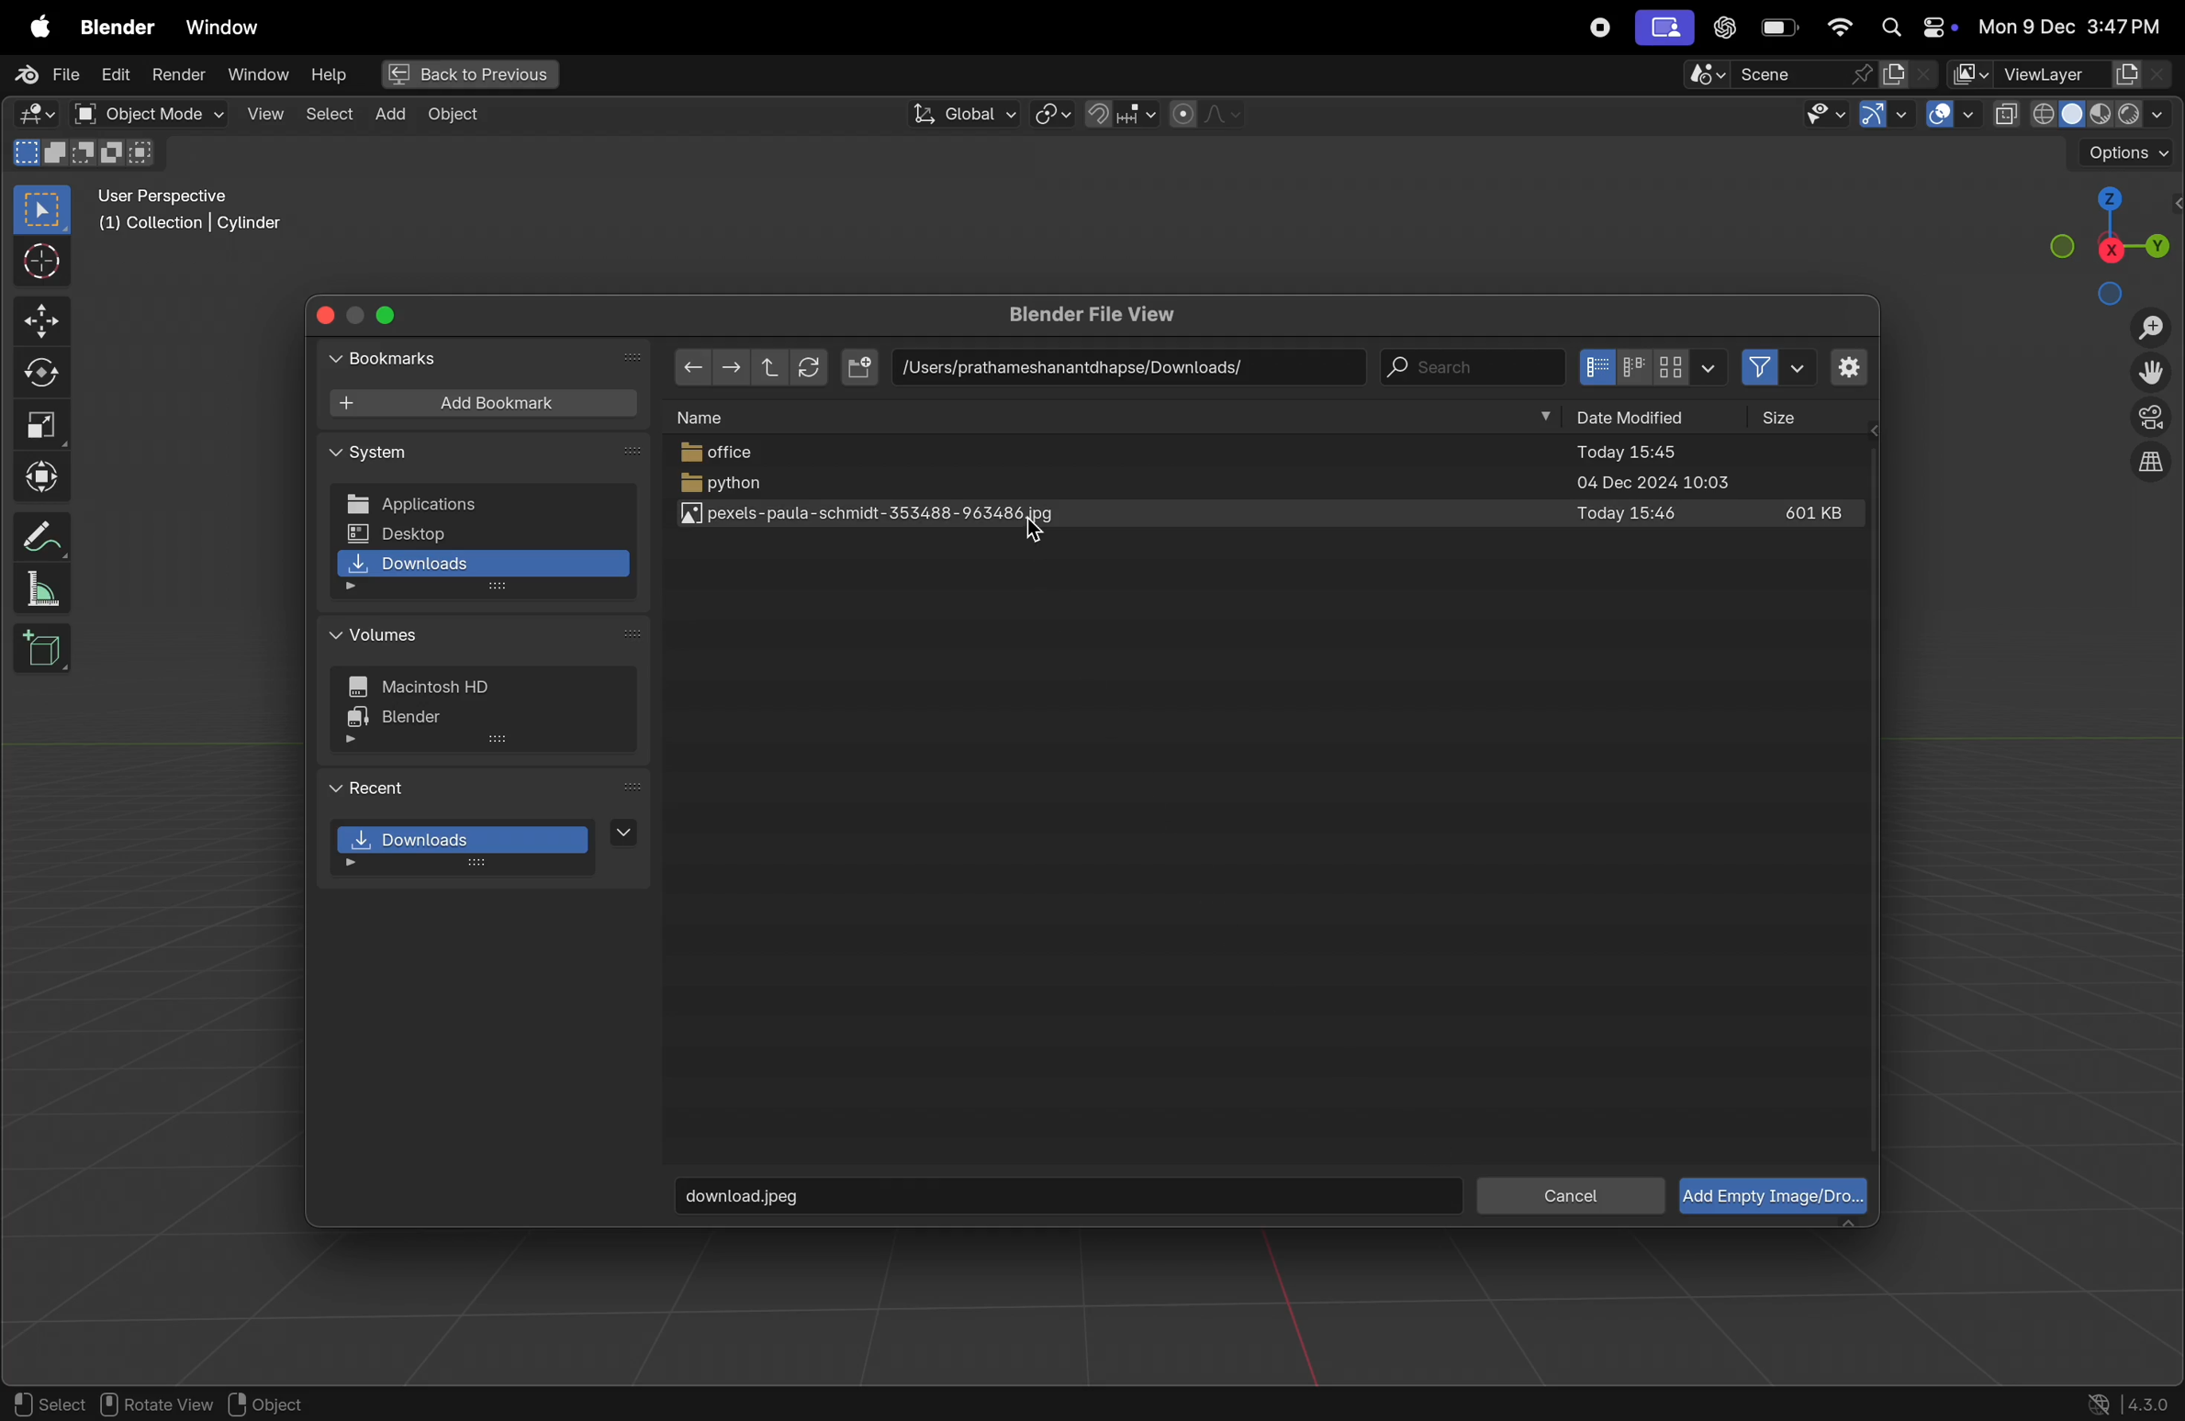  What do you see at coordinates (41, 115) in the screenshot?
I see `editortype` at bounding box center [41, 115].